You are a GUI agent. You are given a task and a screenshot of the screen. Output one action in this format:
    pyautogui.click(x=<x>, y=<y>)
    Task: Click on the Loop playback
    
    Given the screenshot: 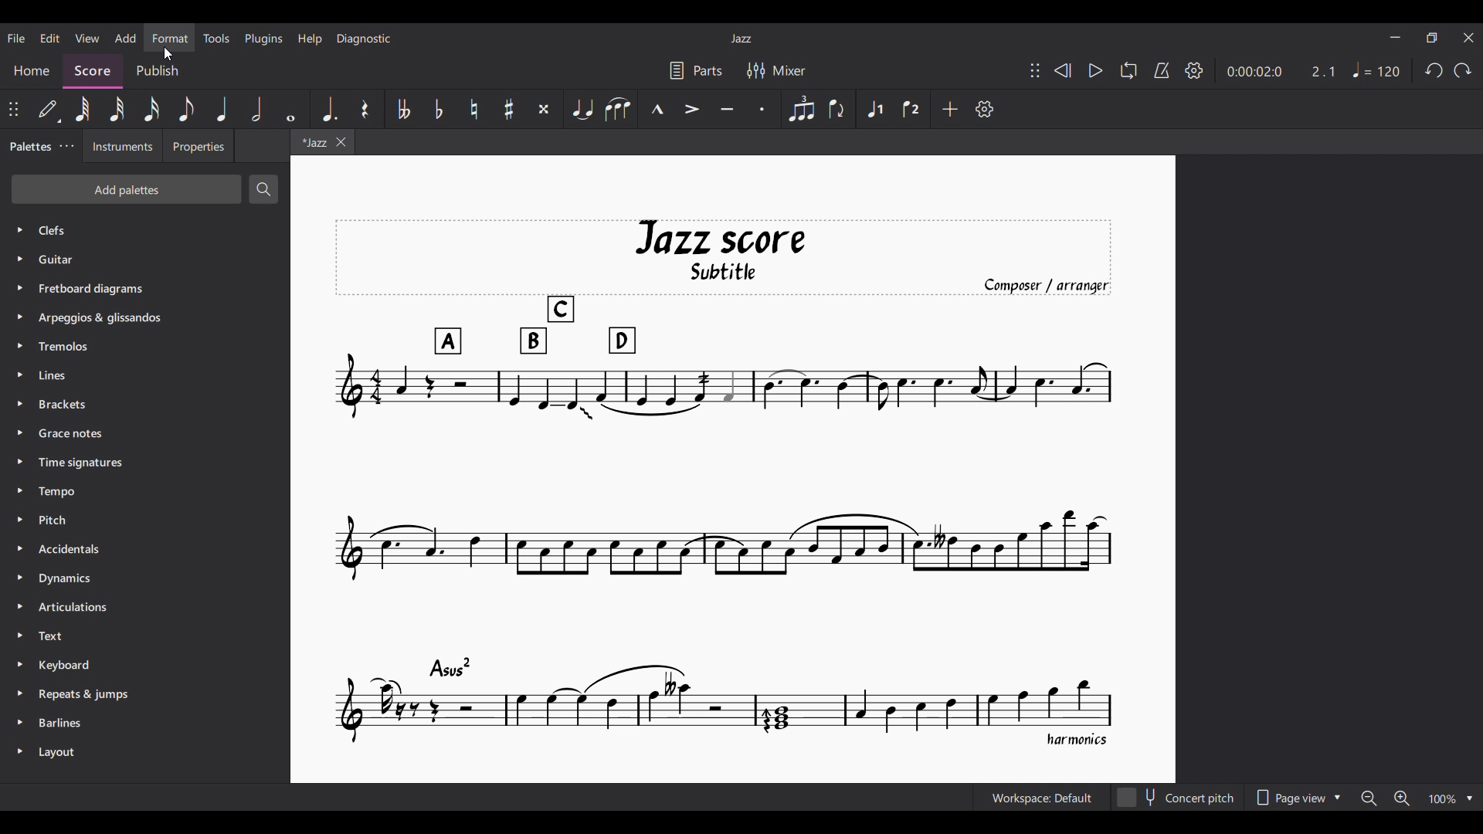 What is the action you would take?
    pyautogui.click(x=1128, y=69)
    